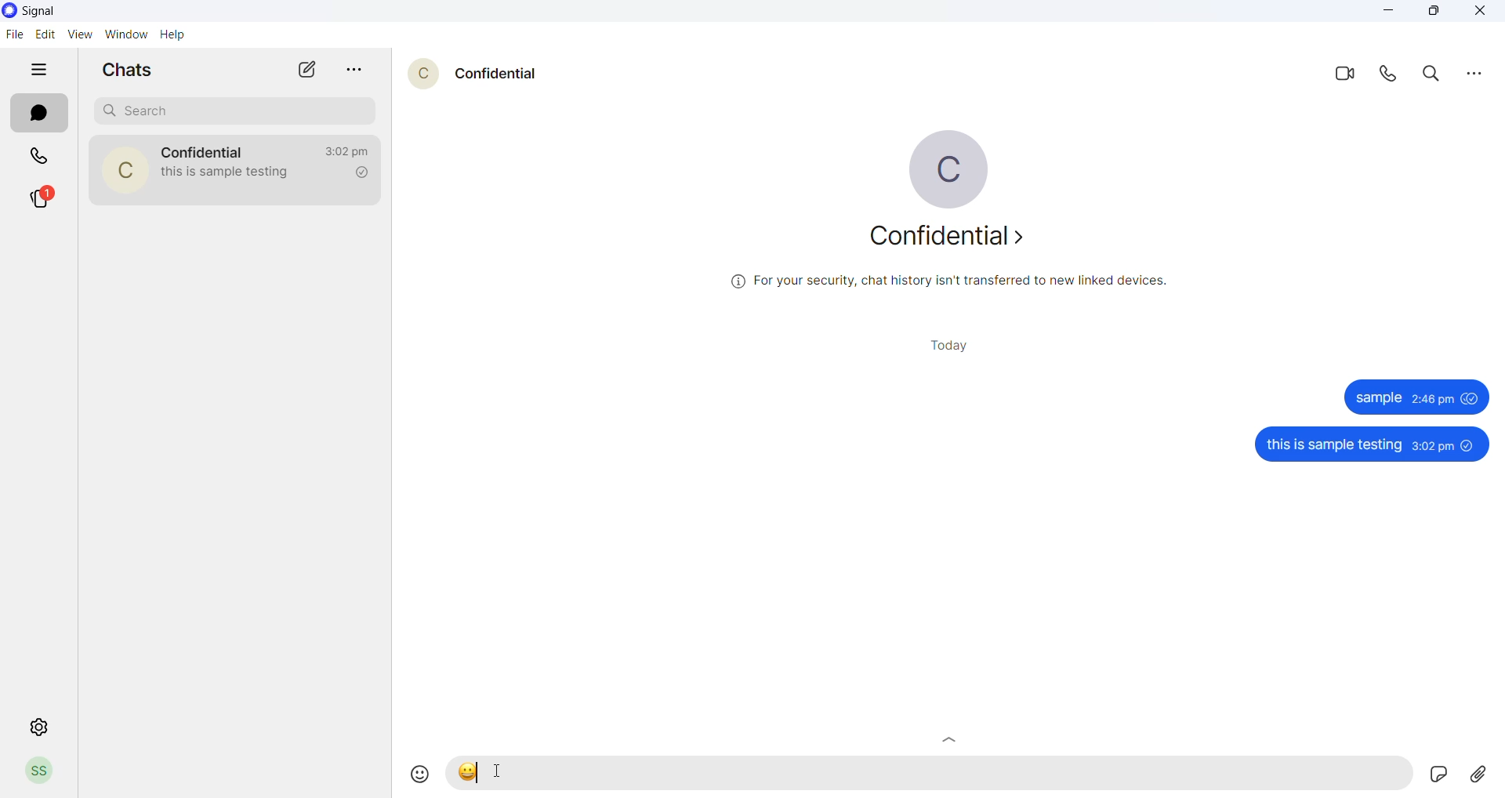 This screenshot has width=1505, height=798. What do you see at coordinates (1432, 399) in the screenshot?
I see `2:46 pm` at bounding box center [1432, 399].